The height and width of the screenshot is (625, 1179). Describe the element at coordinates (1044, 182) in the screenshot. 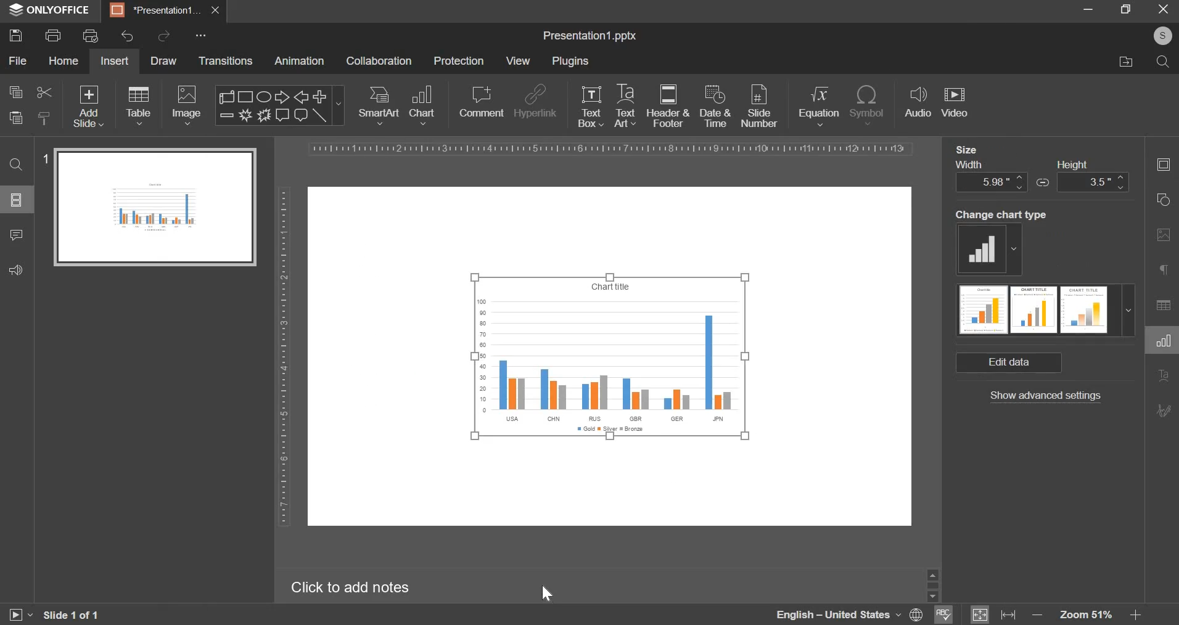

I see `shuffle` at that location.